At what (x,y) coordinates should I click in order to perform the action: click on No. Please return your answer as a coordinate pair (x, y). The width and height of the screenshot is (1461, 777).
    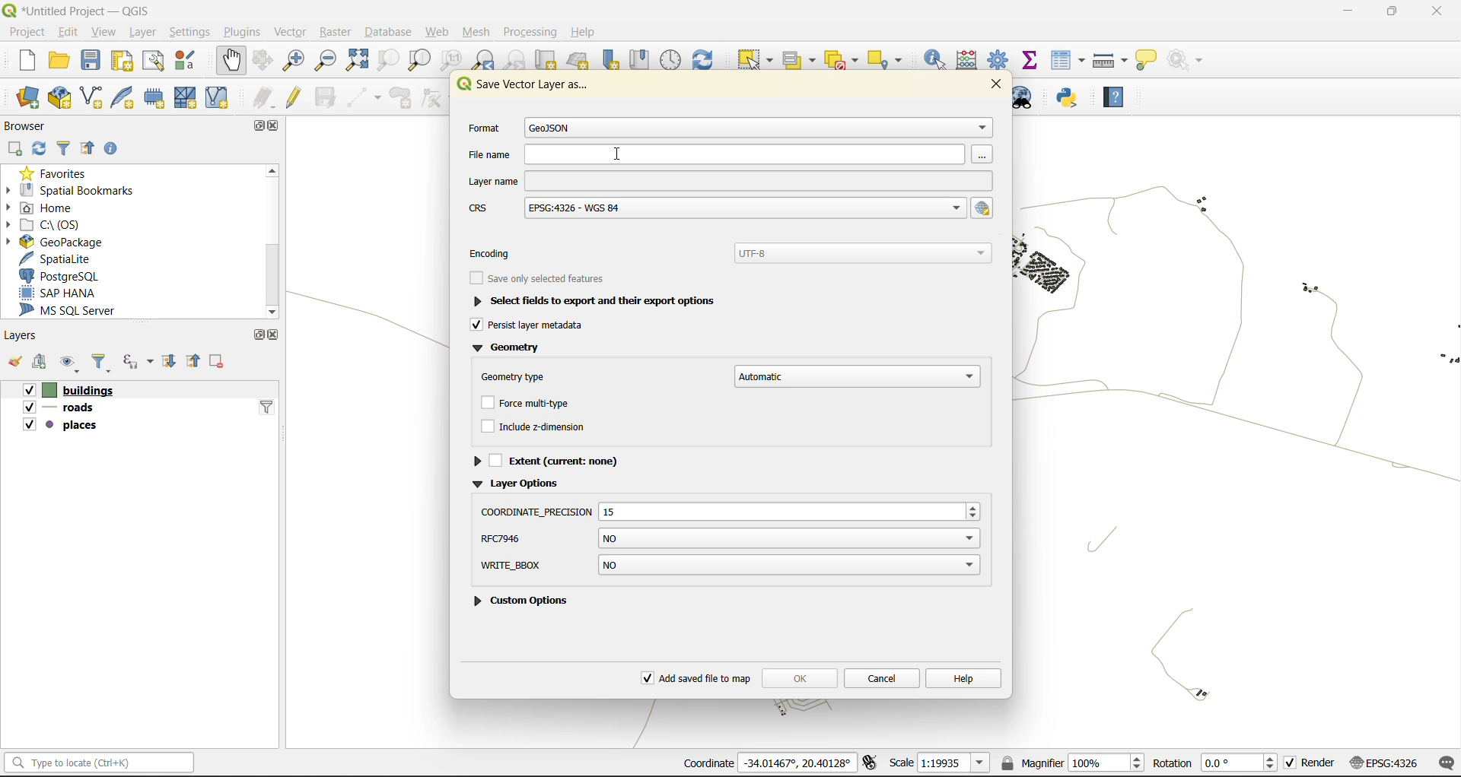
    Looking at the image, I should click on (789, 565).